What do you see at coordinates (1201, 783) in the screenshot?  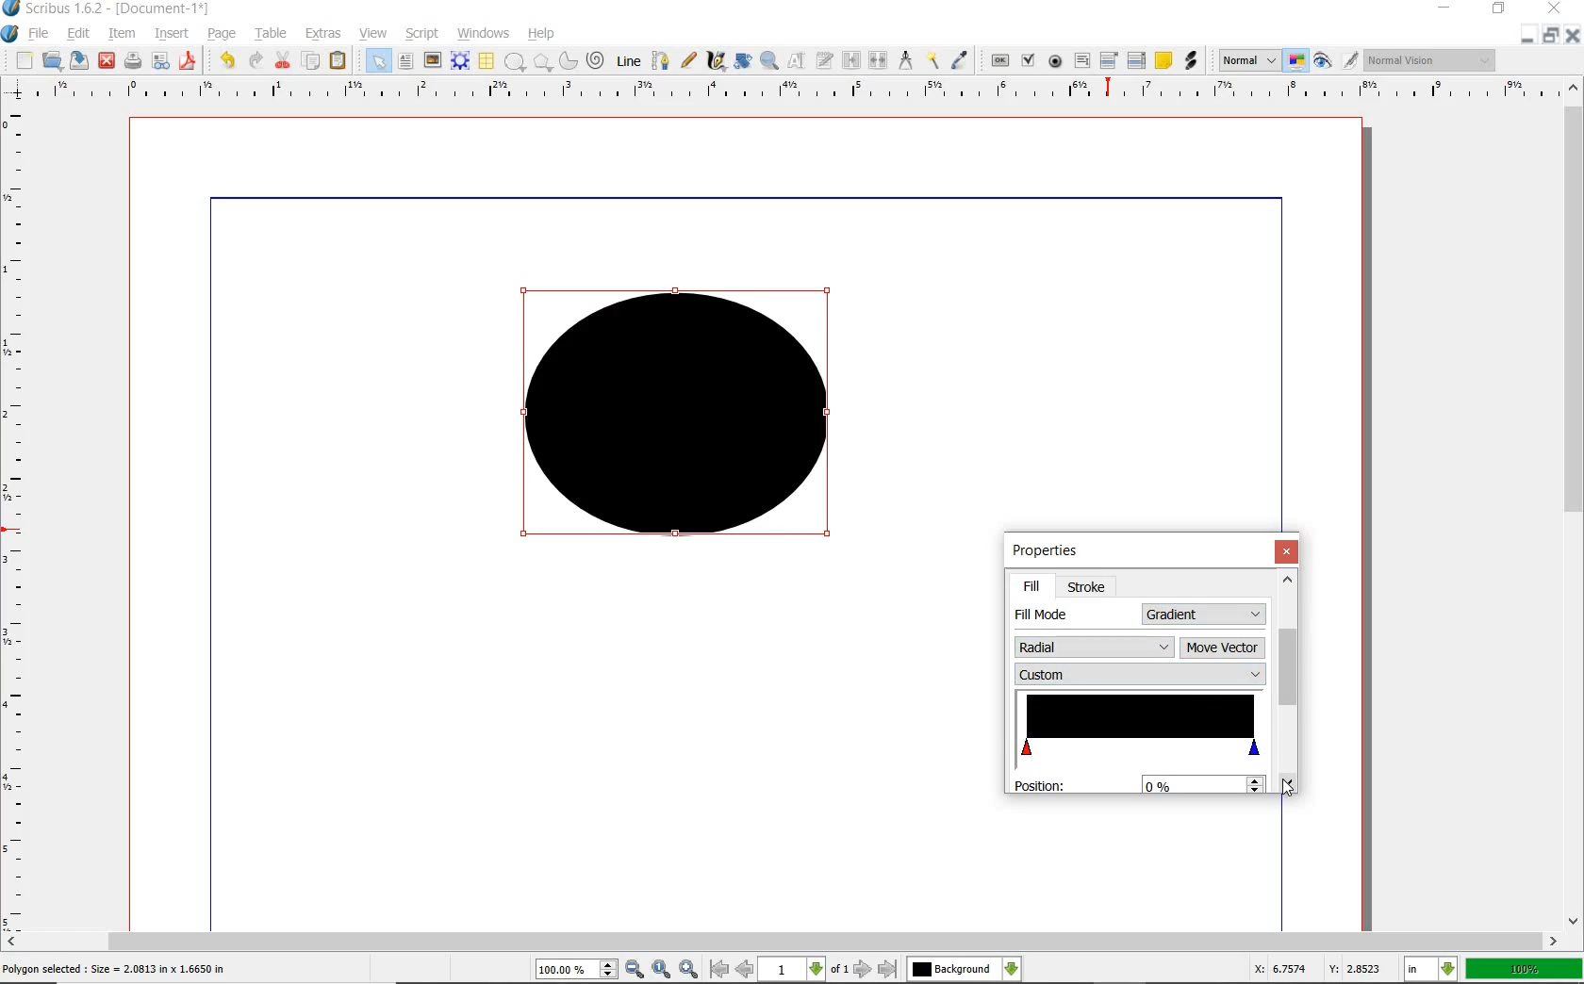 I see `position` at bounding box center [1201, 783].